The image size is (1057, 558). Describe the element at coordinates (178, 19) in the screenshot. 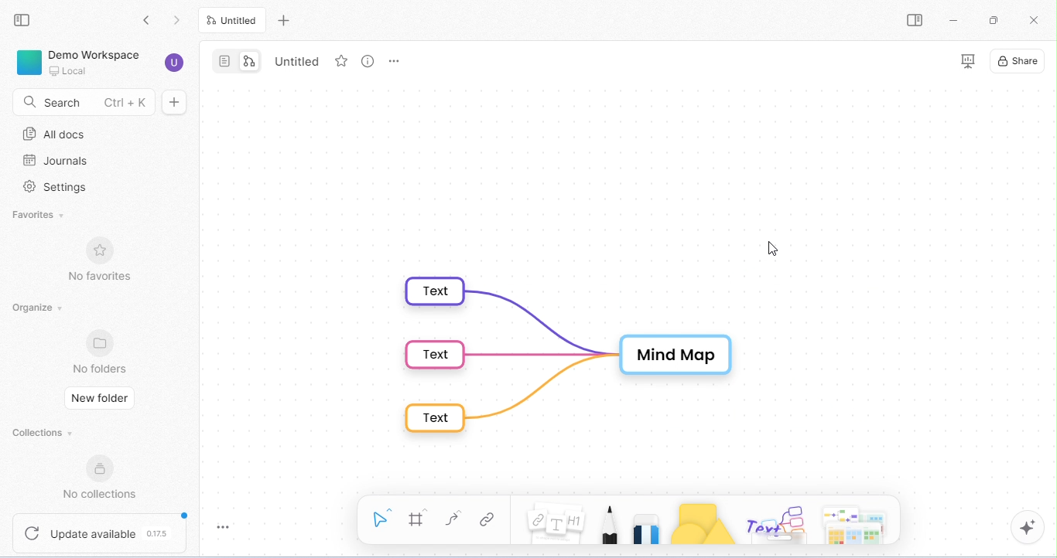

I see `go forward` at that location.